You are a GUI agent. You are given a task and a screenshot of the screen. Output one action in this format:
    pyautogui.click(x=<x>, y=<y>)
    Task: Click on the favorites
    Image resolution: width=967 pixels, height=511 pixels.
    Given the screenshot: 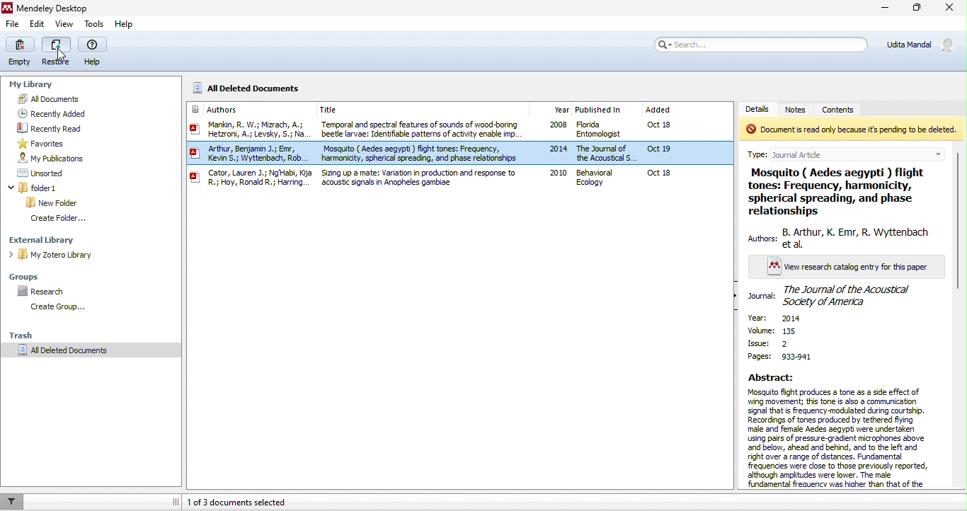 What is the action you would take?
    pyautogui.click(x=42, y=144)
    